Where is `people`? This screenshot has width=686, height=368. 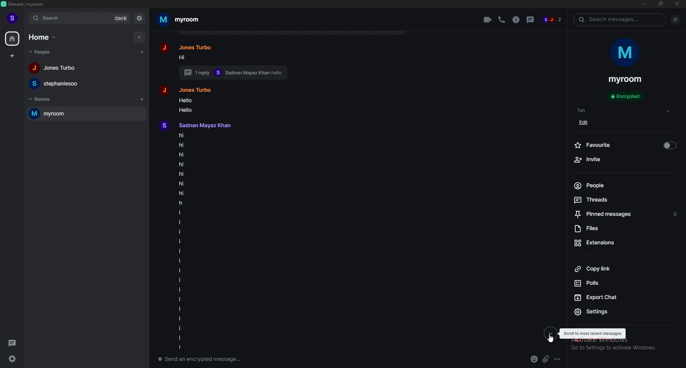
people is located at coordinates (606, 185).